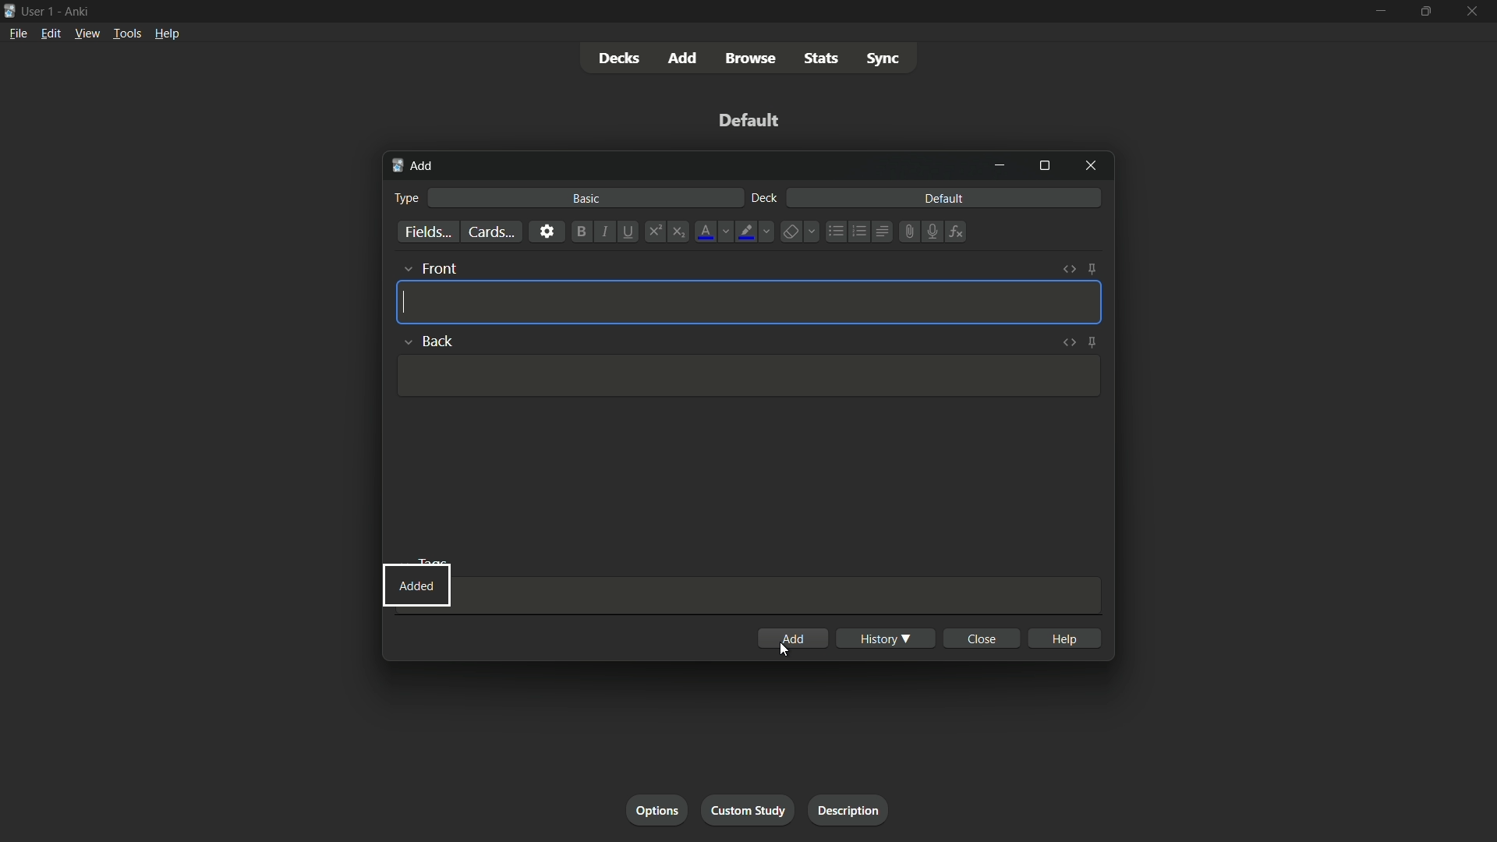 The height and width of the screenshot is (842, 1497). What do you see at coordinates (704, 232) in the screenshot?
I see `font color` at bounding box center [704, 232].